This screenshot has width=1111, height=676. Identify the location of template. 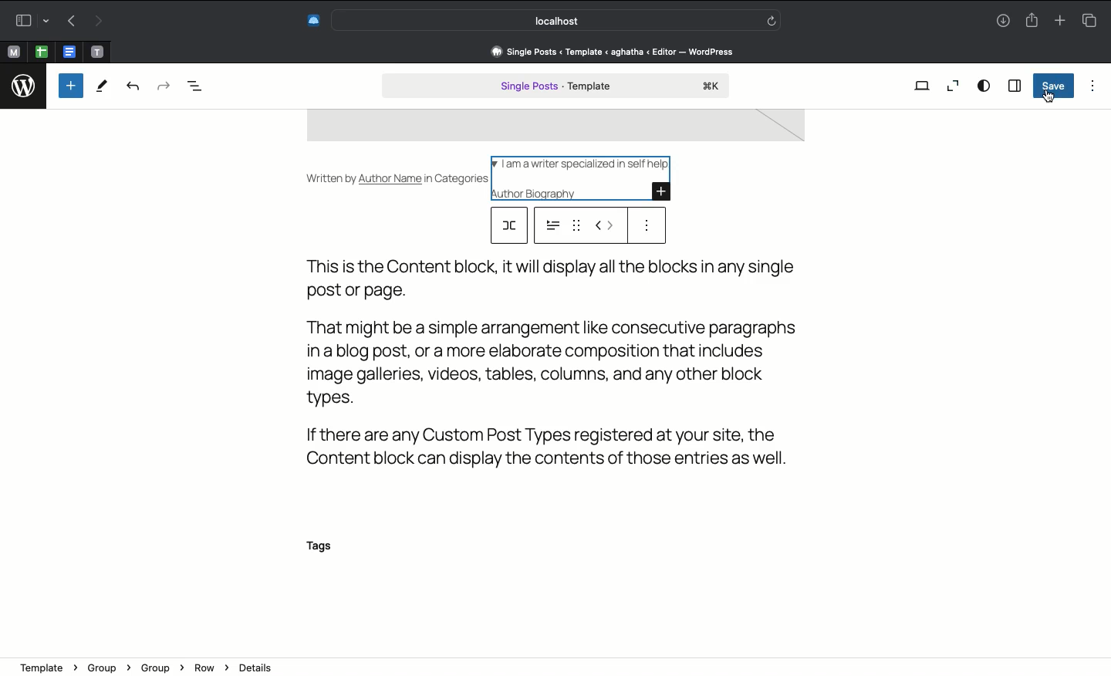
(47, 663).